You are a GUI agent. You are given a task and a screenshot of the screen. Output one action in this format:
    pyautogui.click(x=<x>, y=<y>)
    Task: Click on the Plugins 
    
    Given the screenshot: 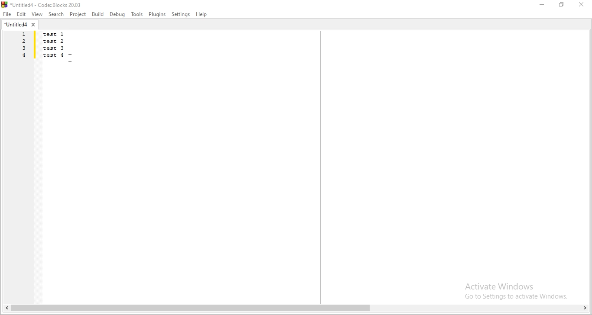 What is the action you would take?
    pyautogui.click(x=157, y=14)
    